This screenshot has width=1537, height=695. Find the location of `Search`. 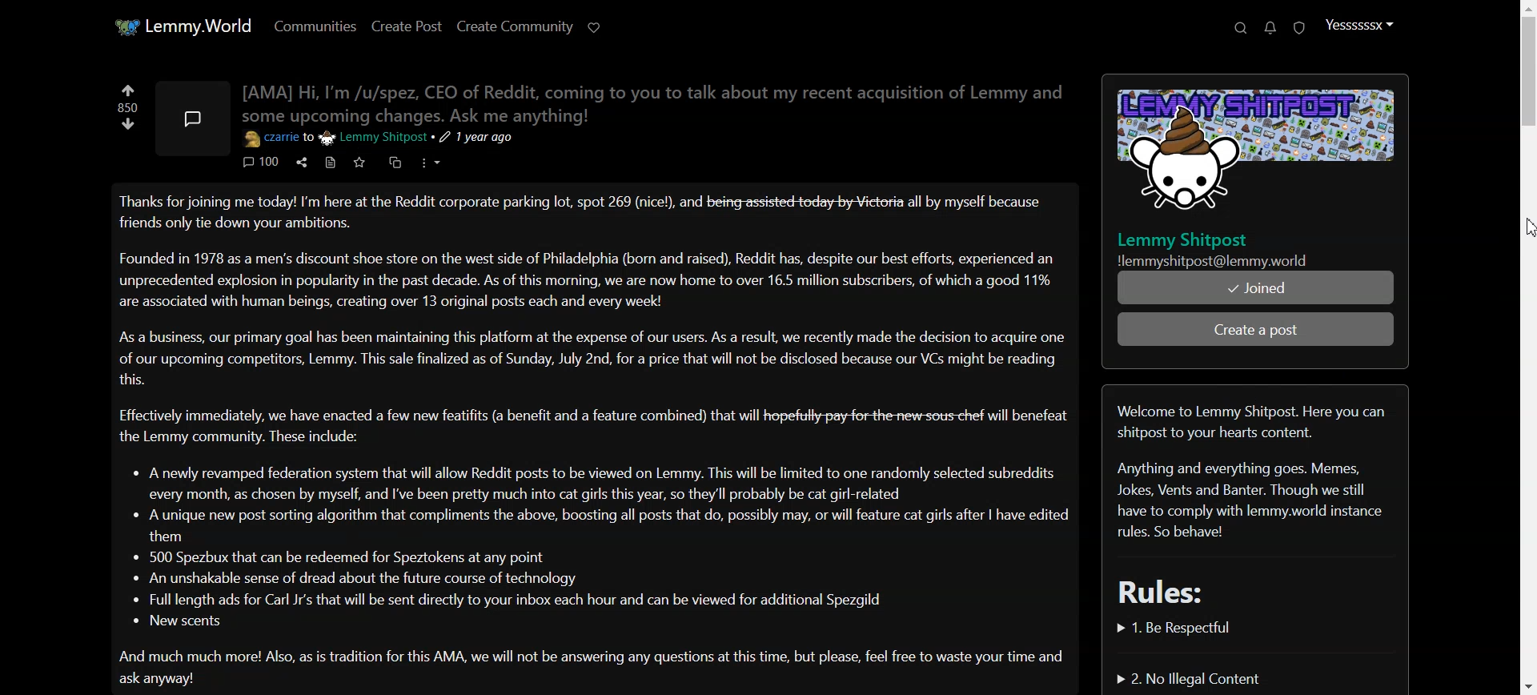

Search is located at coordinates (1238, 29).